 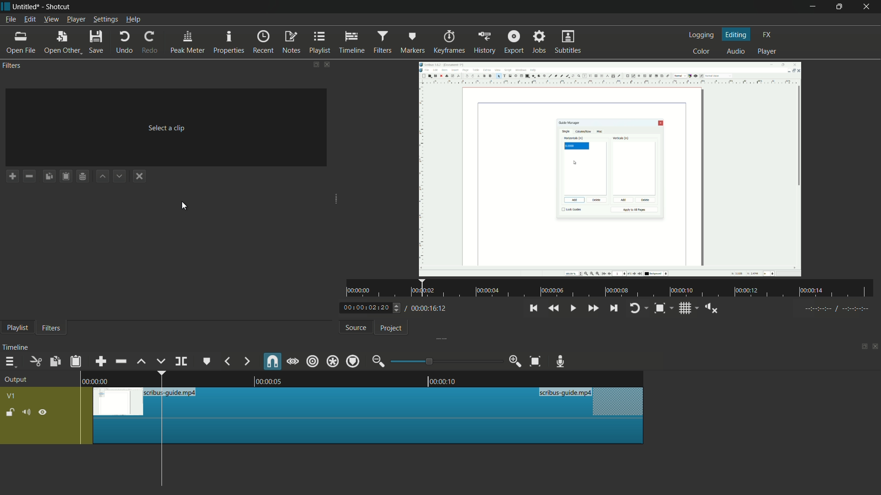 I want to click on save filter set, so click(x=83, y=177).